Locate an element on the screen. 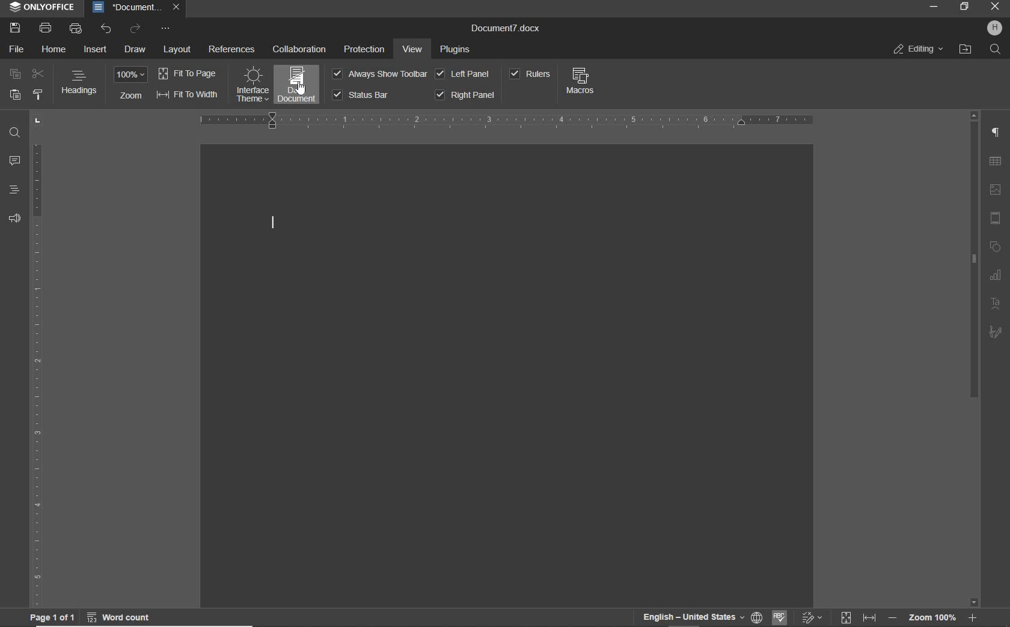 This screenshot has height=627, width=1010. SCROLLBAR is located at coordinates (975, 359).